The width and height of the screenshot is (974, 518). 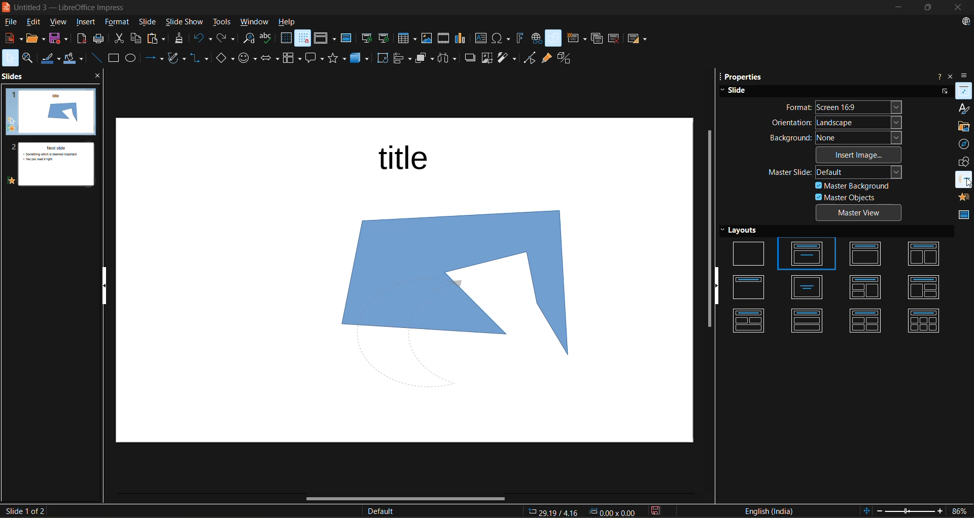 What do you see at coordinates (316, 58) in the screenshot?
I see `callout shapes` at bounding box center [316, 58].